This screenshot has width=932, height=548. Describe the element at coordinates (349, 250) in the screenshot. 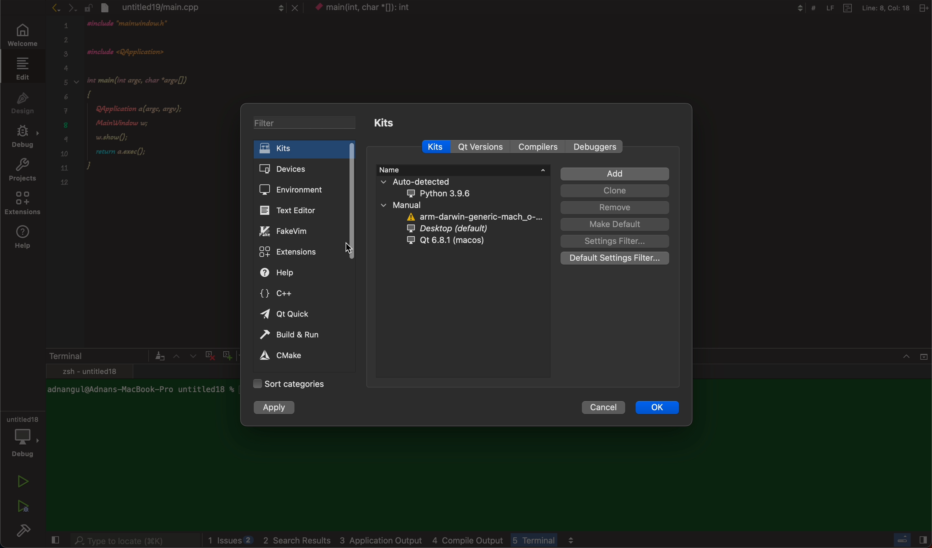

I see `cursor` at that location.